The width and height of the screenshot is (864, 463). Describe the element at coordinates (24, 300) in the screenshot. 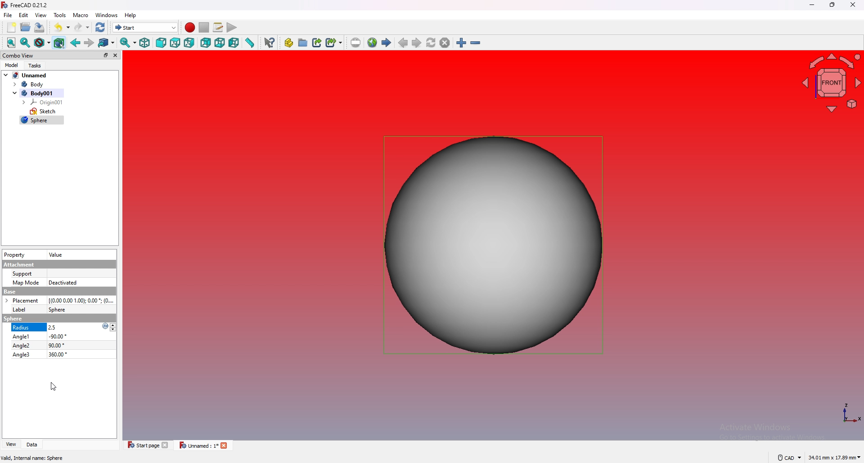

I see `>placement` at that location.